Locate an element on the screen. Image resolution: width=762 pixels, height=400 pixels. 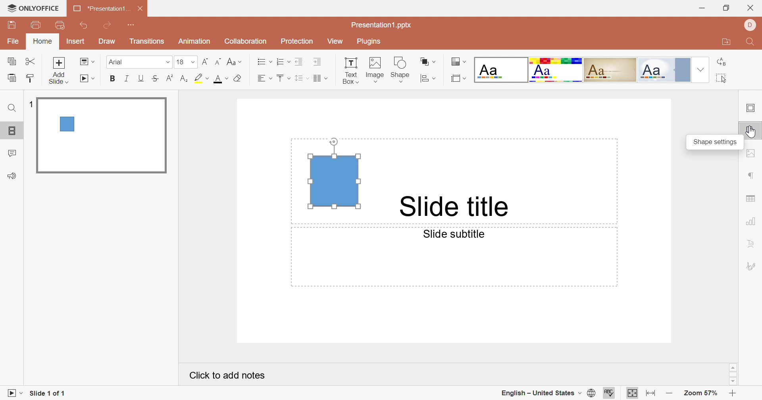
Presentation1.pptx is located at coordinates (385, 26).